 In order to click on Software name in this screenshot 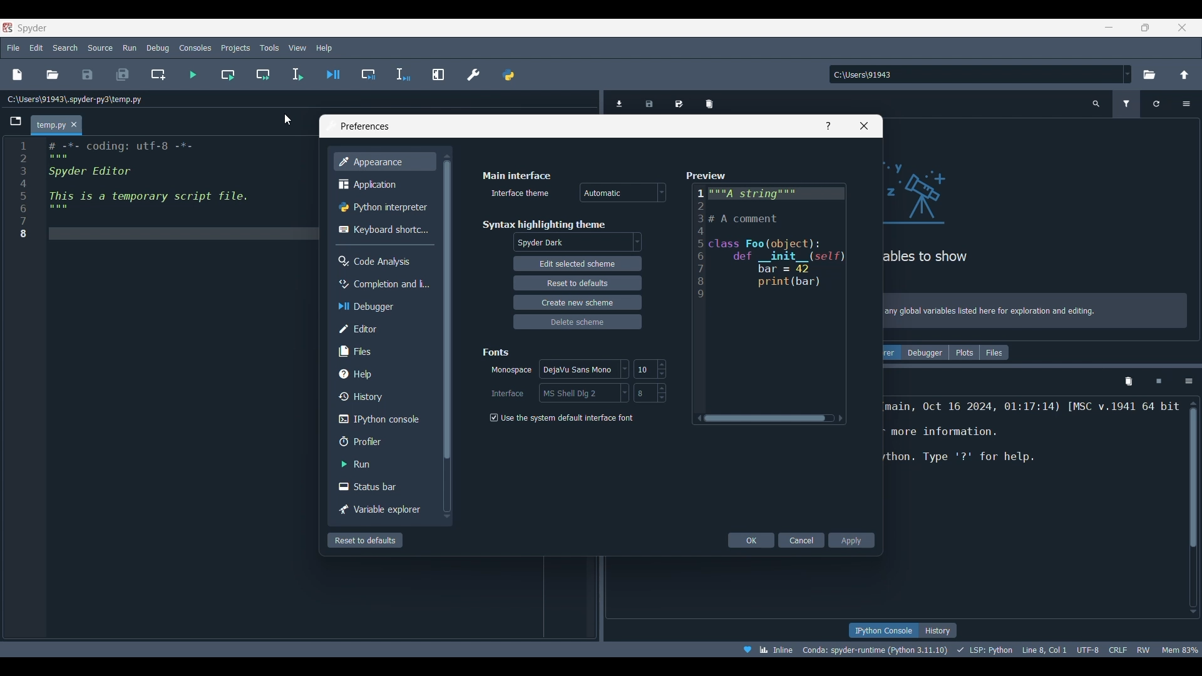, I will do `click(33, 28)`.